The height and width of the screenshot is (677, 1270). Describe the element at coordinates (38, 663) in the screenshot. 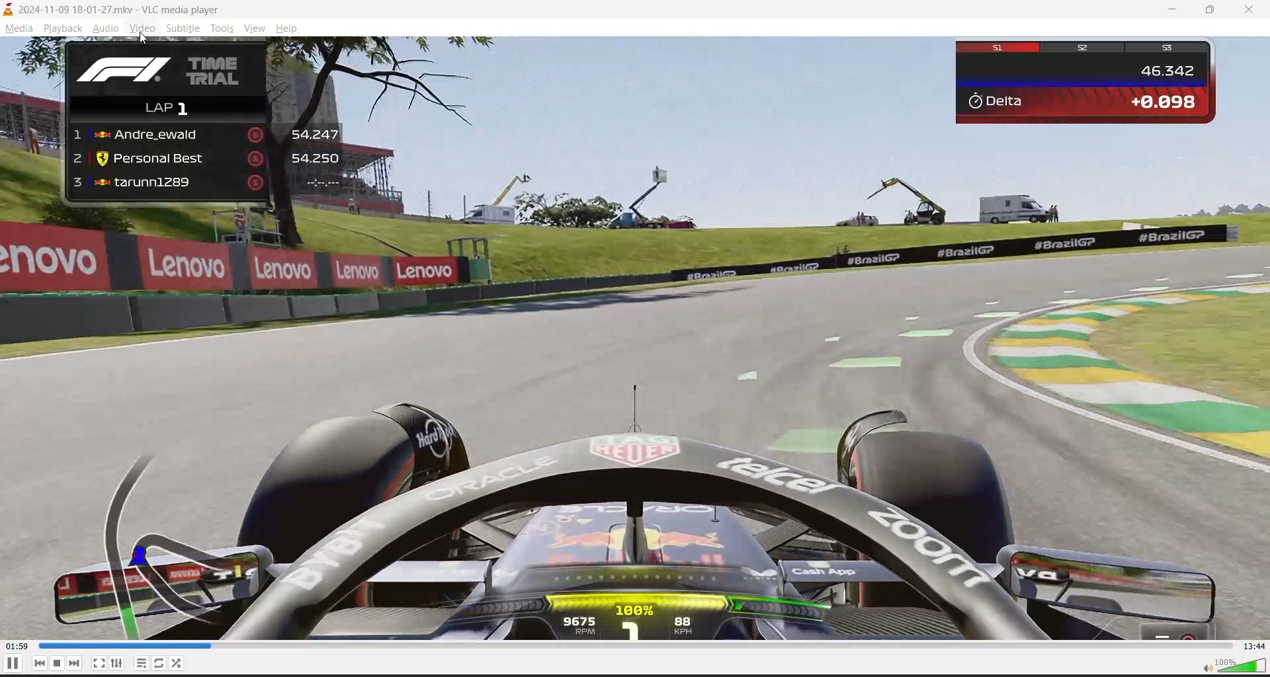

I see `previous` at that location.